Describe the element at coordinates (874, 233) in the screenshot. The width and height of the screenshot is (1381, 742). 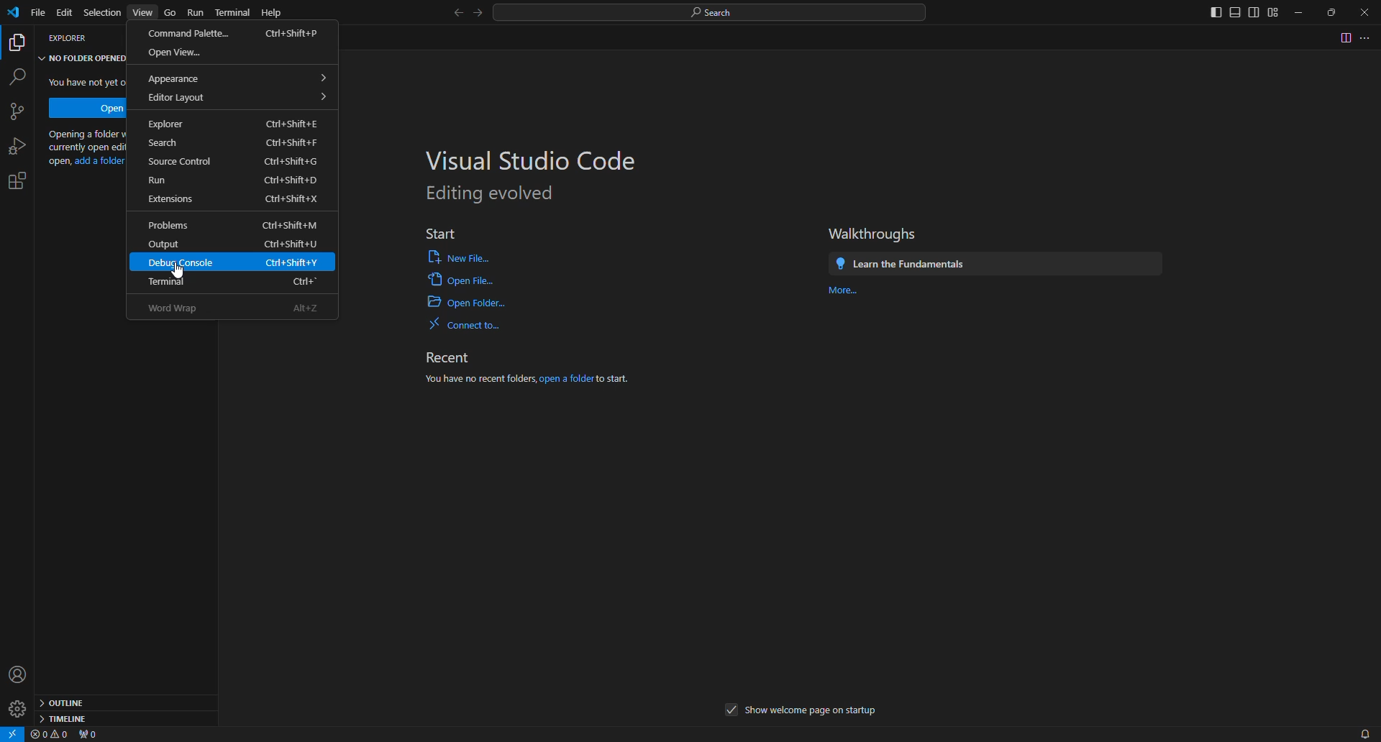
I see `Walkthroughs` at that location.